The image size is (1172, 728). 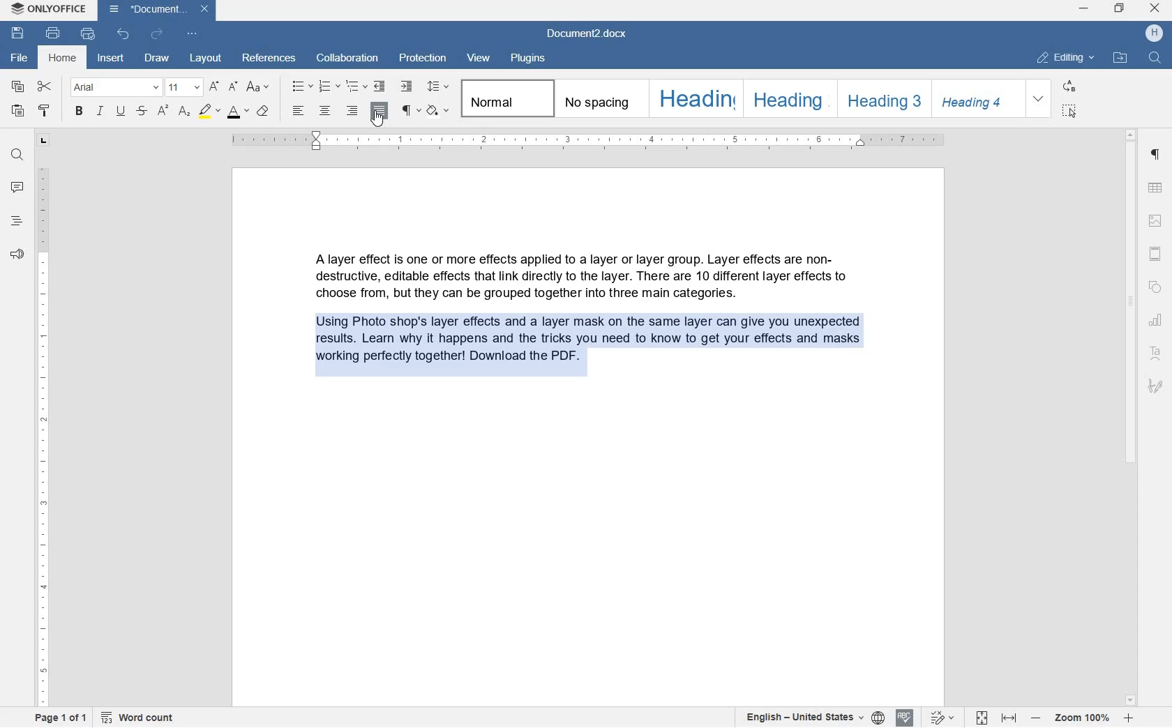 What do you see at coordinates (439, 86) in the screenshot?
I see `PARAGRAPH LINE SPACING` at bounding box center [439, 86].